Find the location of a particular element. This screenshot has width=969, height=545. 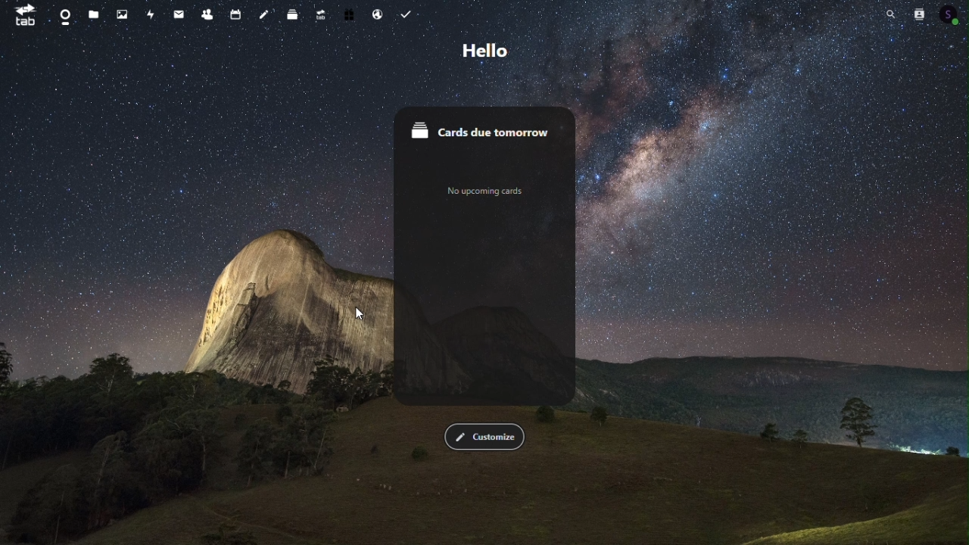

Files is located at coordinates (93, 16).